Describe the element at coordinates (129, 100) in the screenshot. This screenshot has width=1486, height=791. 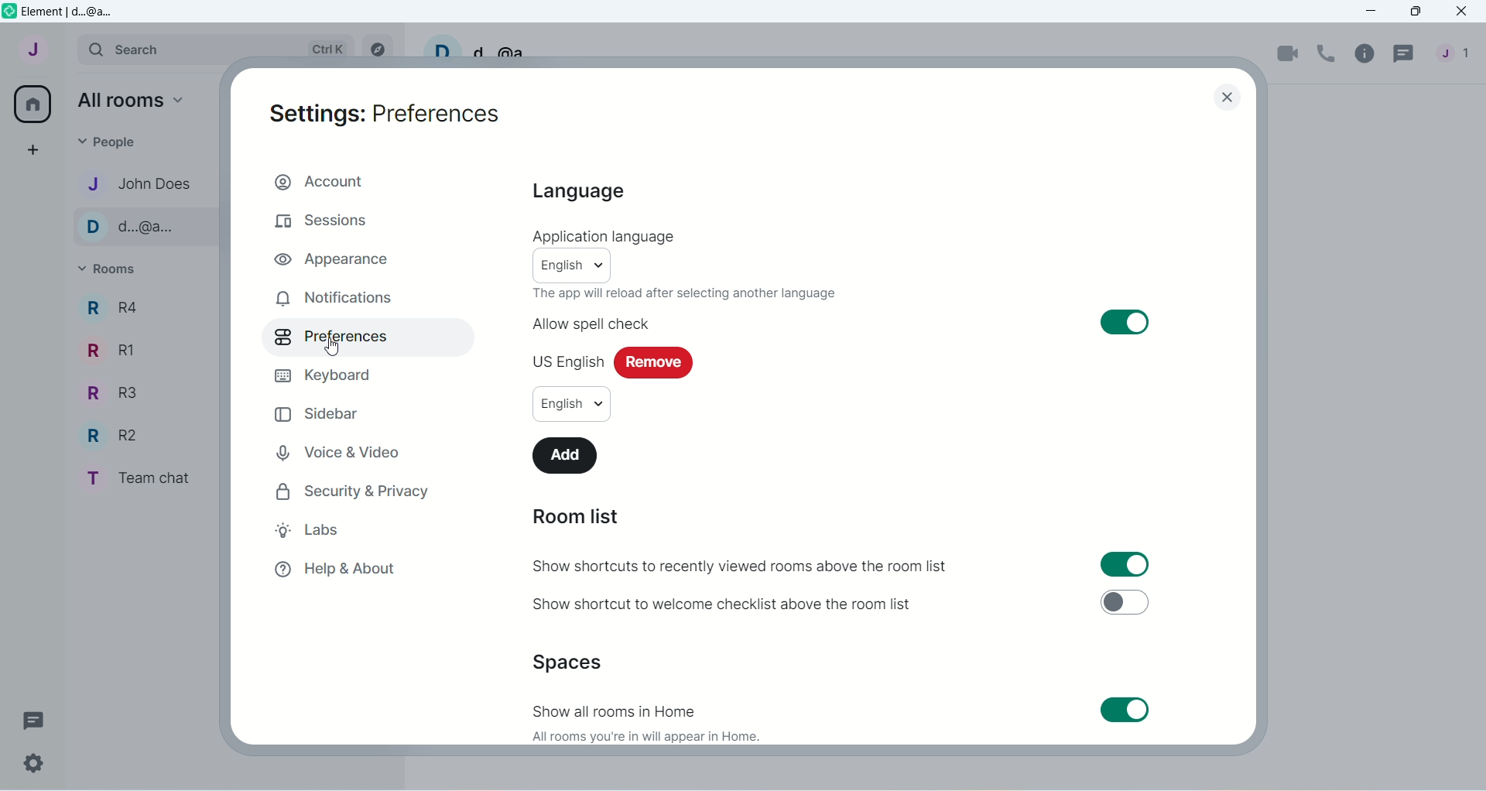
I see `all rooms` at that location.